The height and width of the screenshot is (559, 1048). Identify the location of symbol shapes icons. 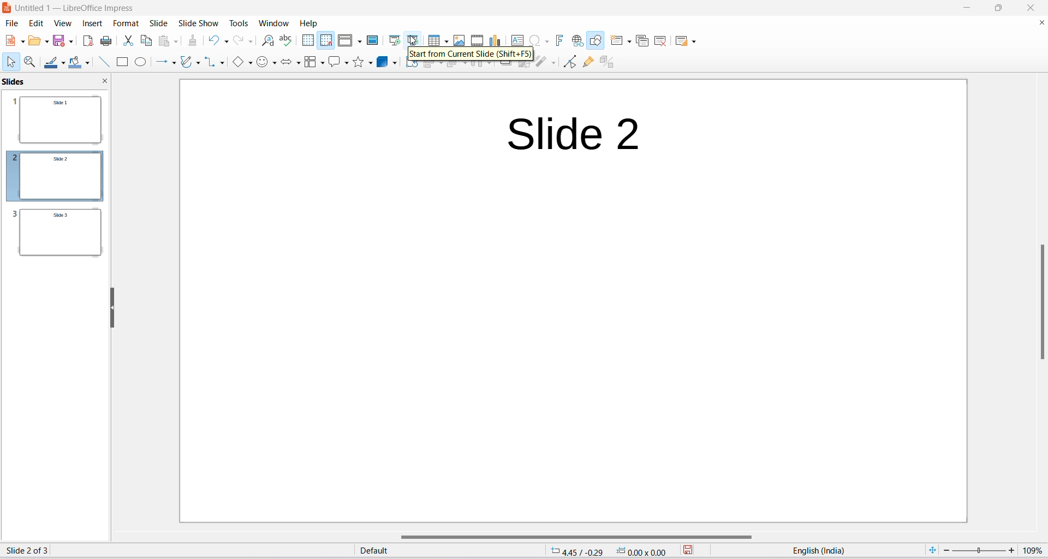
(264, 64).